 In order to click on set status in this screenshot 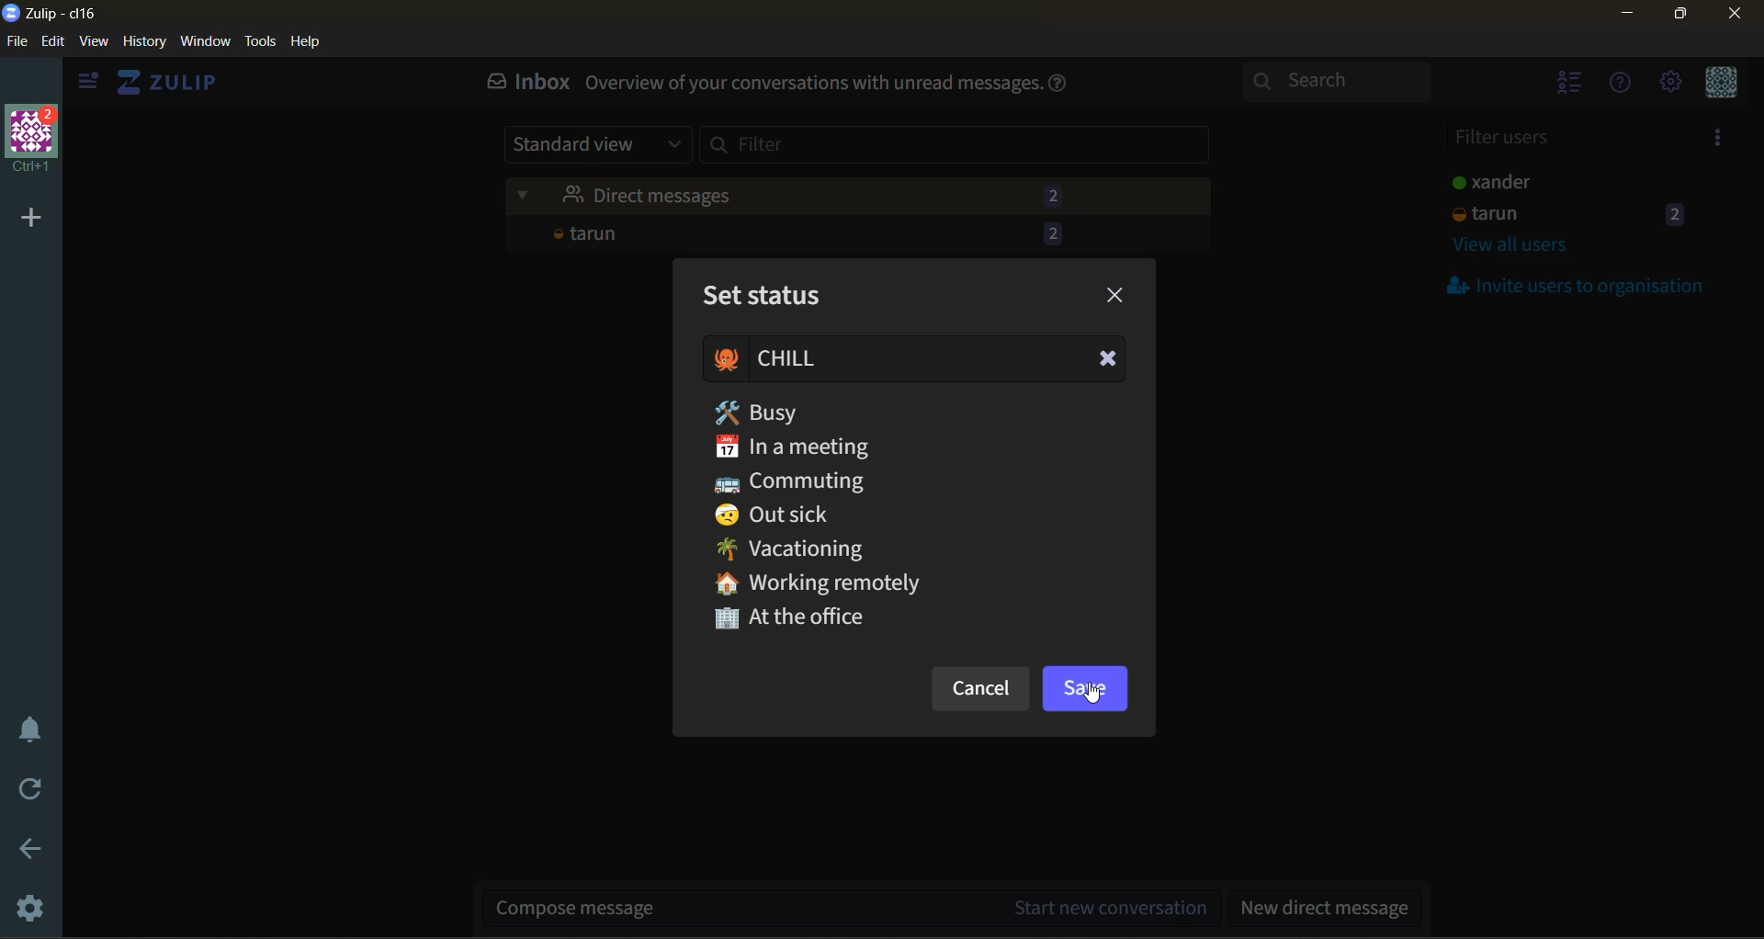, I will do `click(765, 297)`.